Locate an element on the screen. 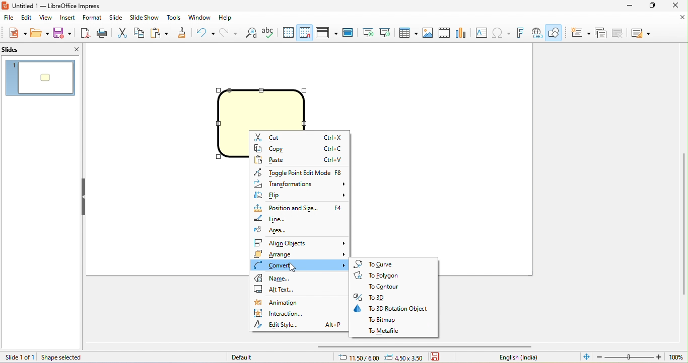 Image resolution: width=688 pixels, height=363 pixels. duplicate slide is located at coordinates (602, 33).